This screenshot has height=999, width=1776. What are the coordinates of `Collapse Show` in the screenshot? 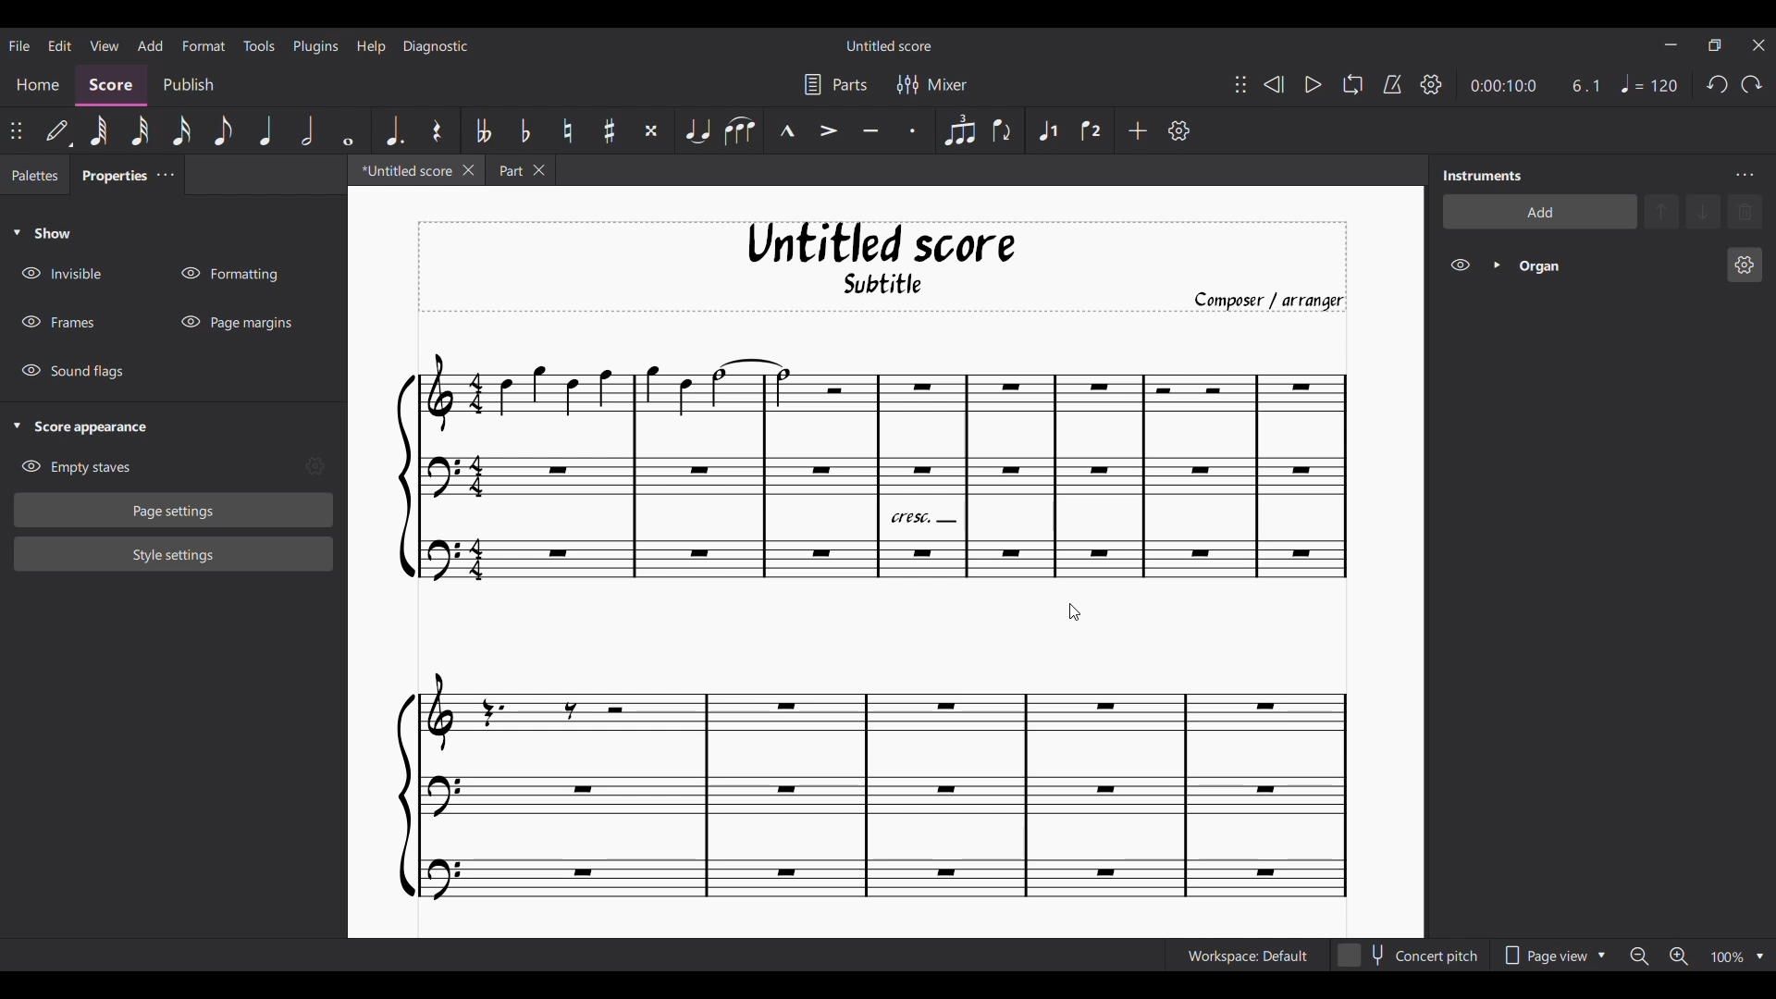 It's located at (42, 232).